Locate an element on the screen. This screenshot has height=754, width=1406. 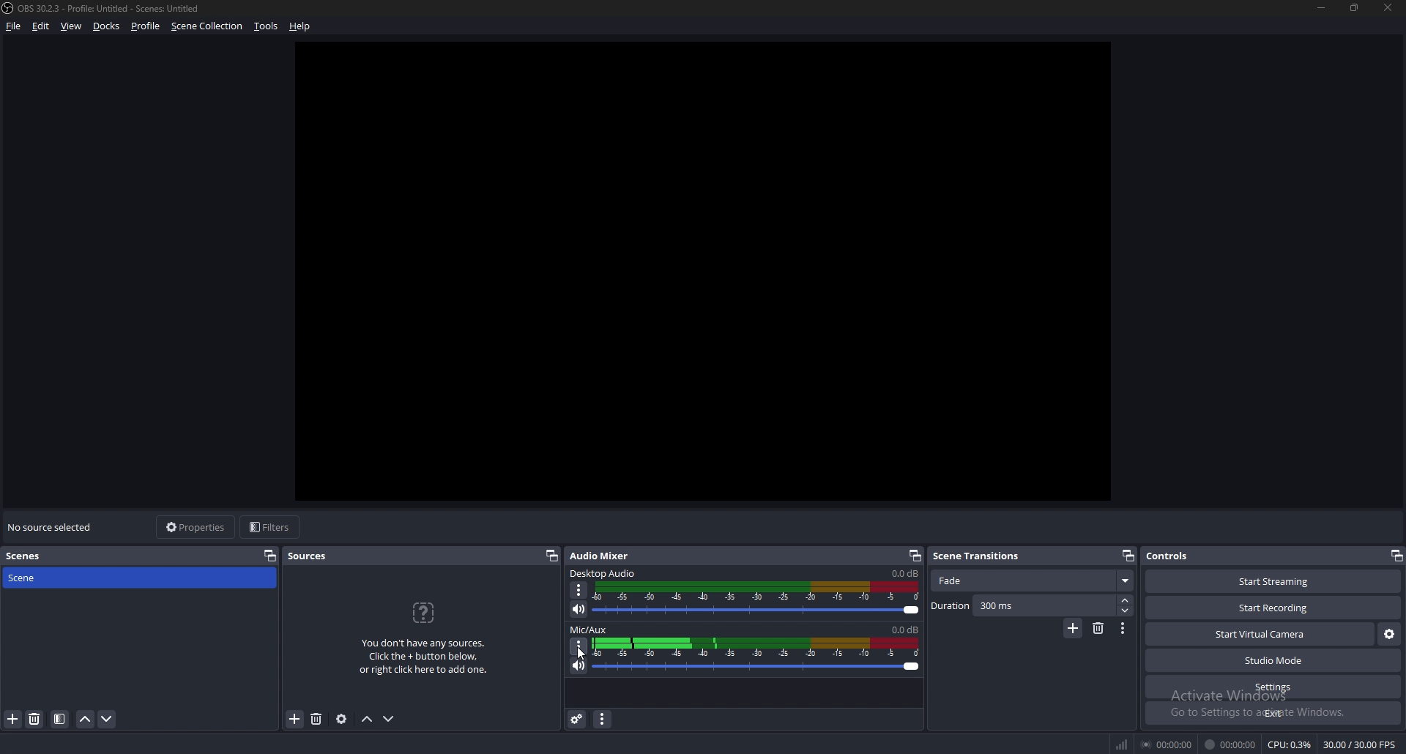
file is located at coordinates (13, 26).